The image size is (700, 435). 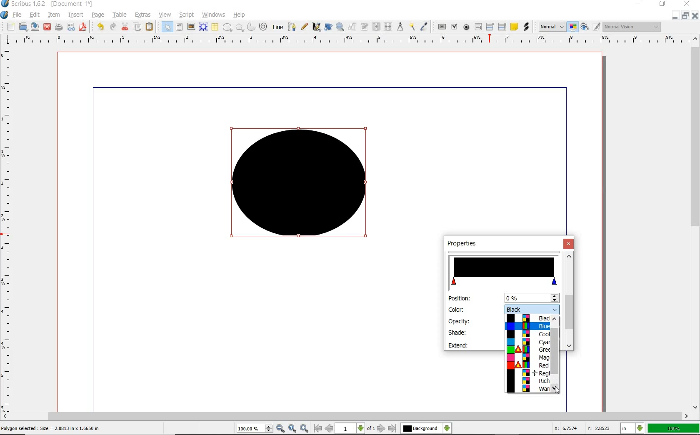 What do you see at coordinates (100, 27) in the screenshot?
I see `UNDO` at bounding box center [100, 27].